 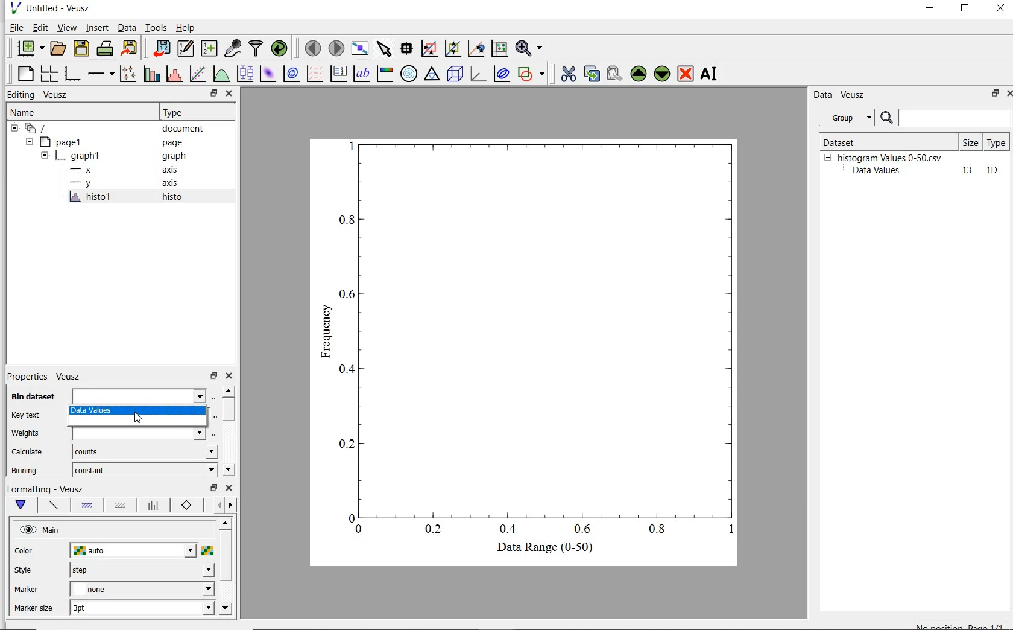 What do you see at coordinates (225, 523) in the screenshot?
I see `move up` at bounding box center [225, 523].